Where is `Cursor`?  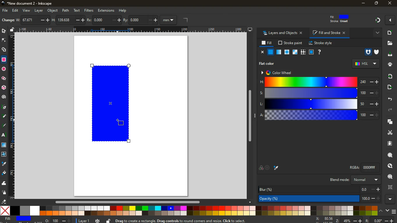
Cursor is located at coordinates (120, 122).